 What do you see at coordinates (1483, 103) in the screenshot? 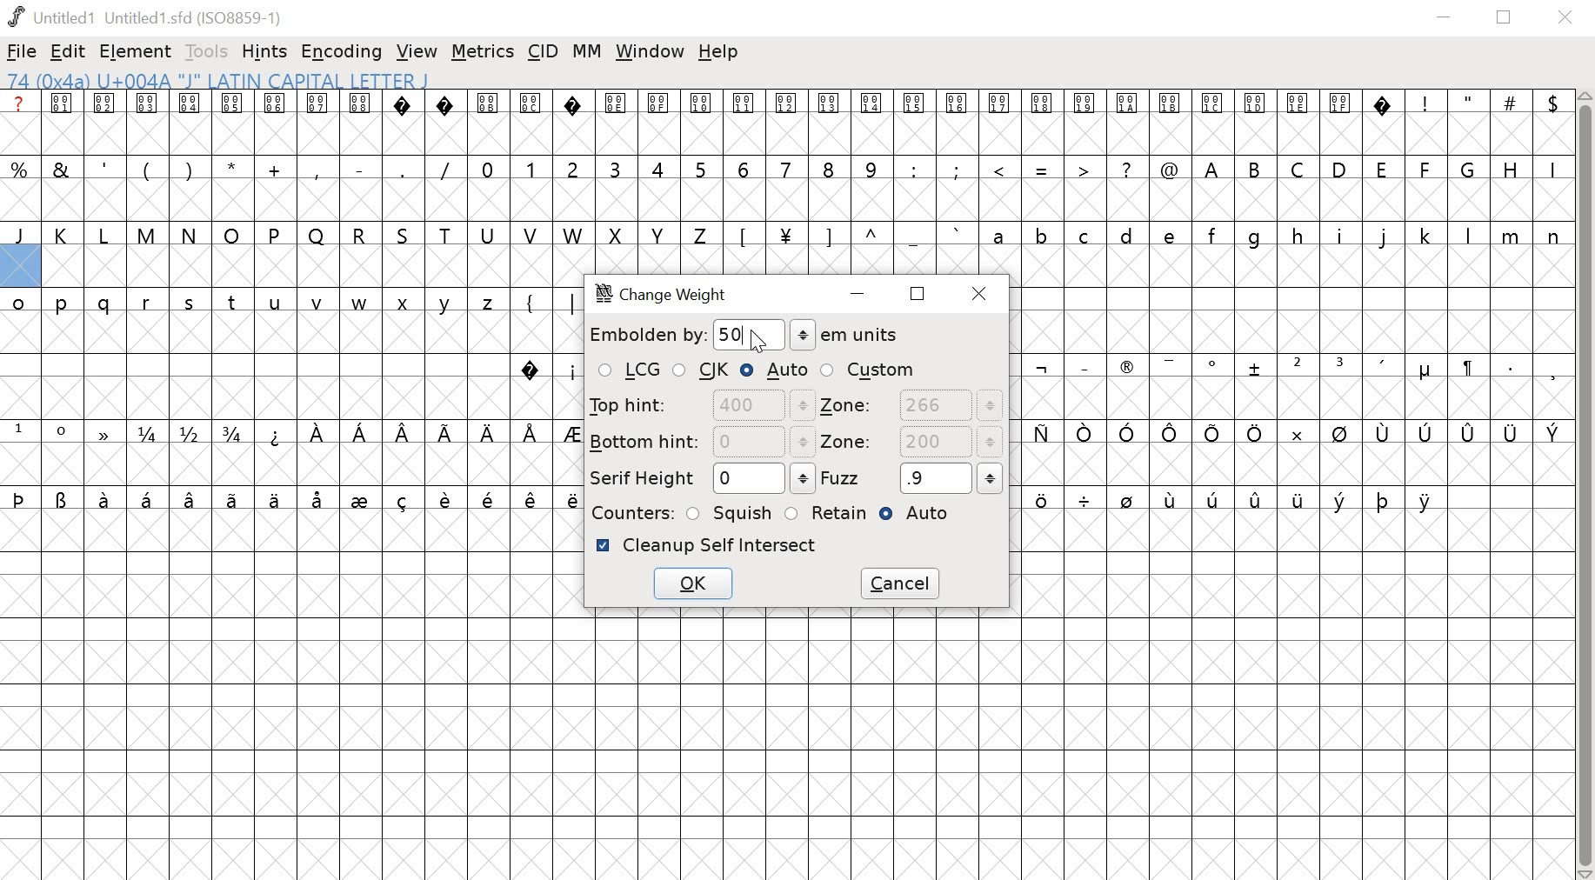
I see `special characters` at bounding box center [1483, 103].